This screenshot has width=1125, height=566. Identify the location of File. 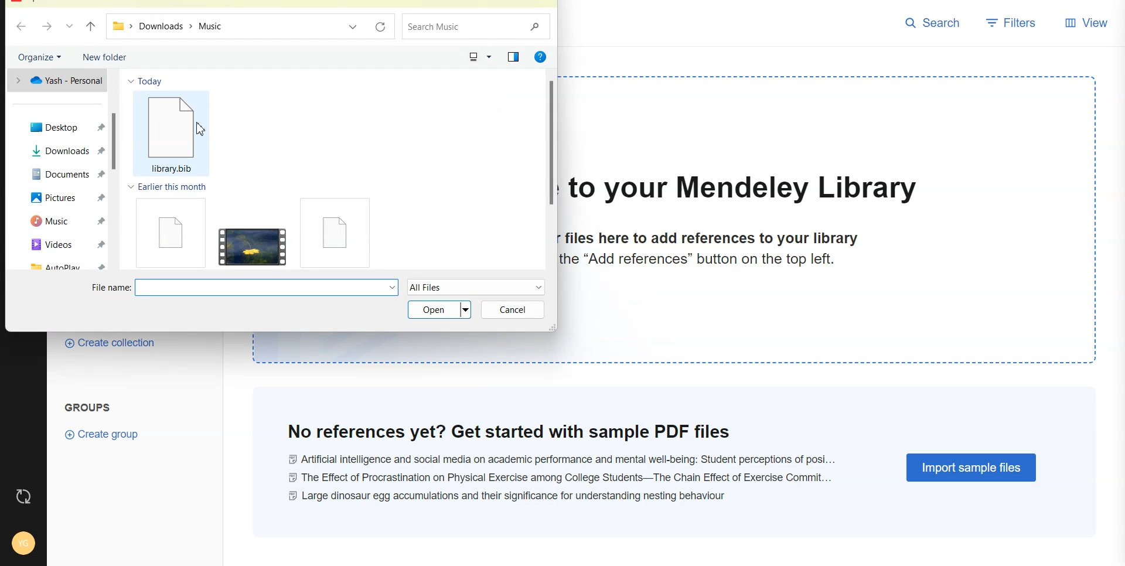
(335, 232).